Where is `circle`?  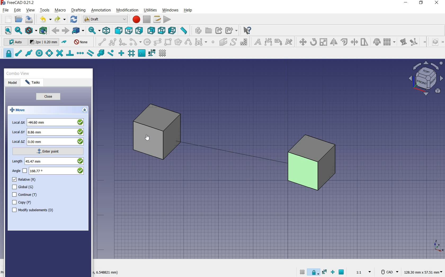 circle is located at coordinates (148, 42).